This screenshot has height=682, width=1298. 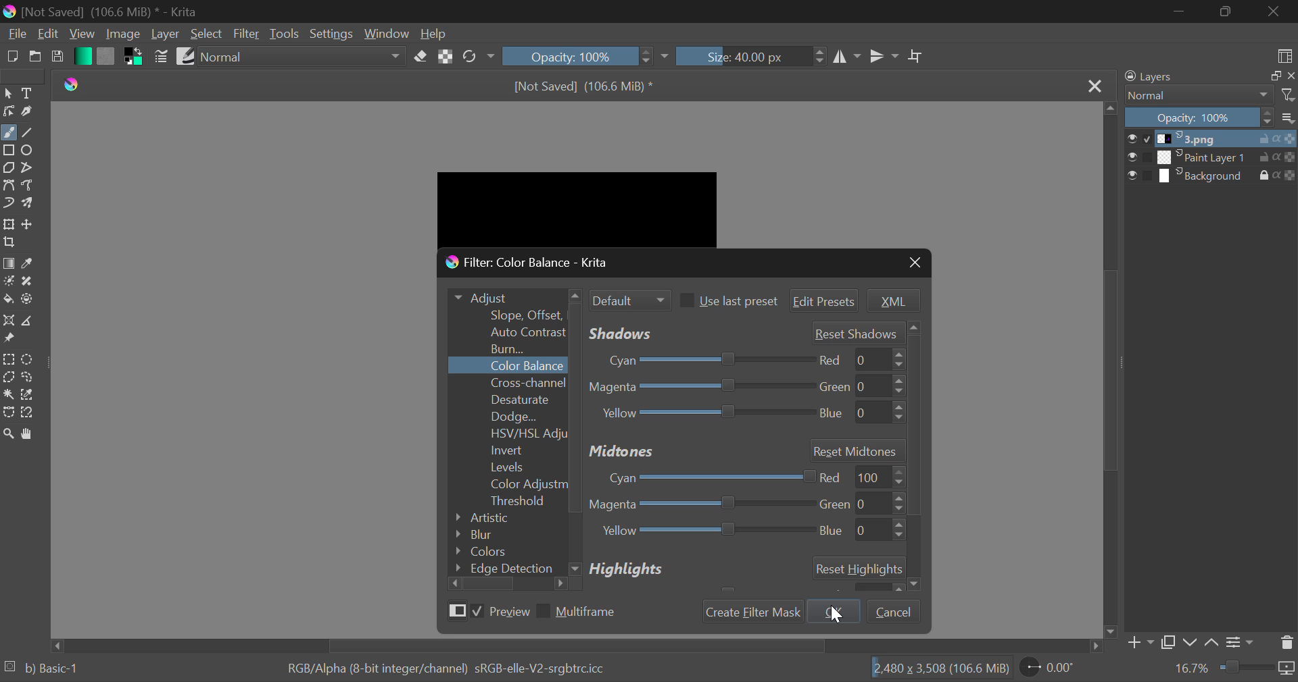 I want to click on OK, so click(x=832, y=610).